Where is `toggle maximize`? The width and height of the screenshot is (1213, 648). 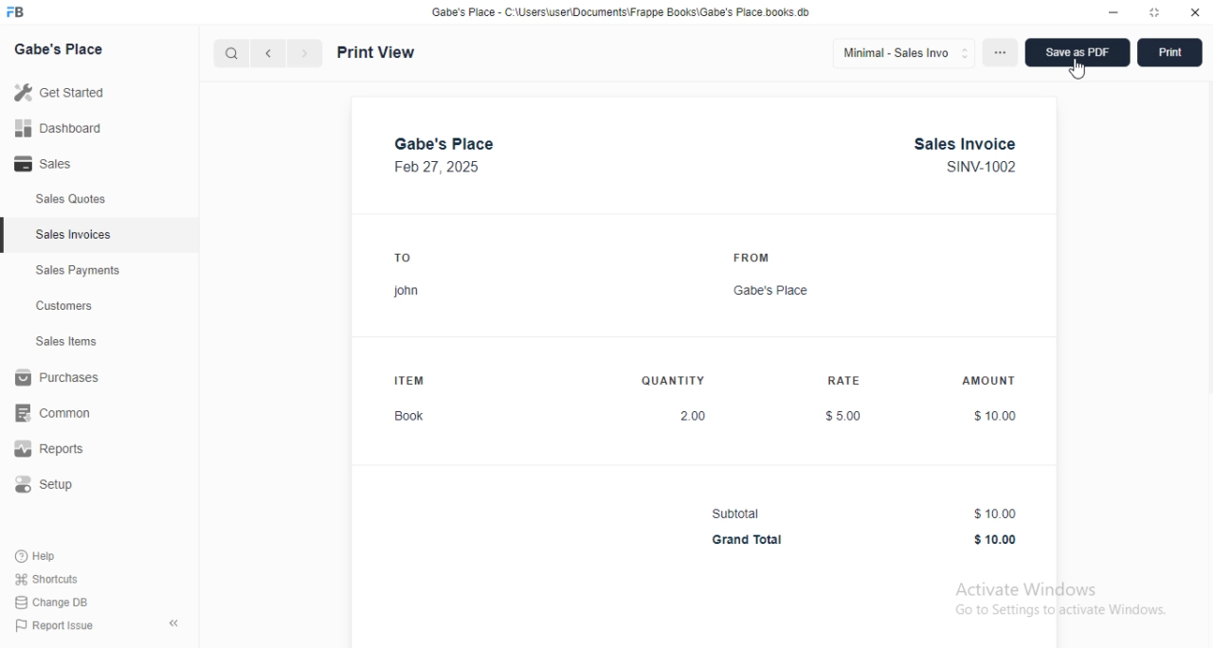
toggle maximize is located at coordinates (1155, 11).